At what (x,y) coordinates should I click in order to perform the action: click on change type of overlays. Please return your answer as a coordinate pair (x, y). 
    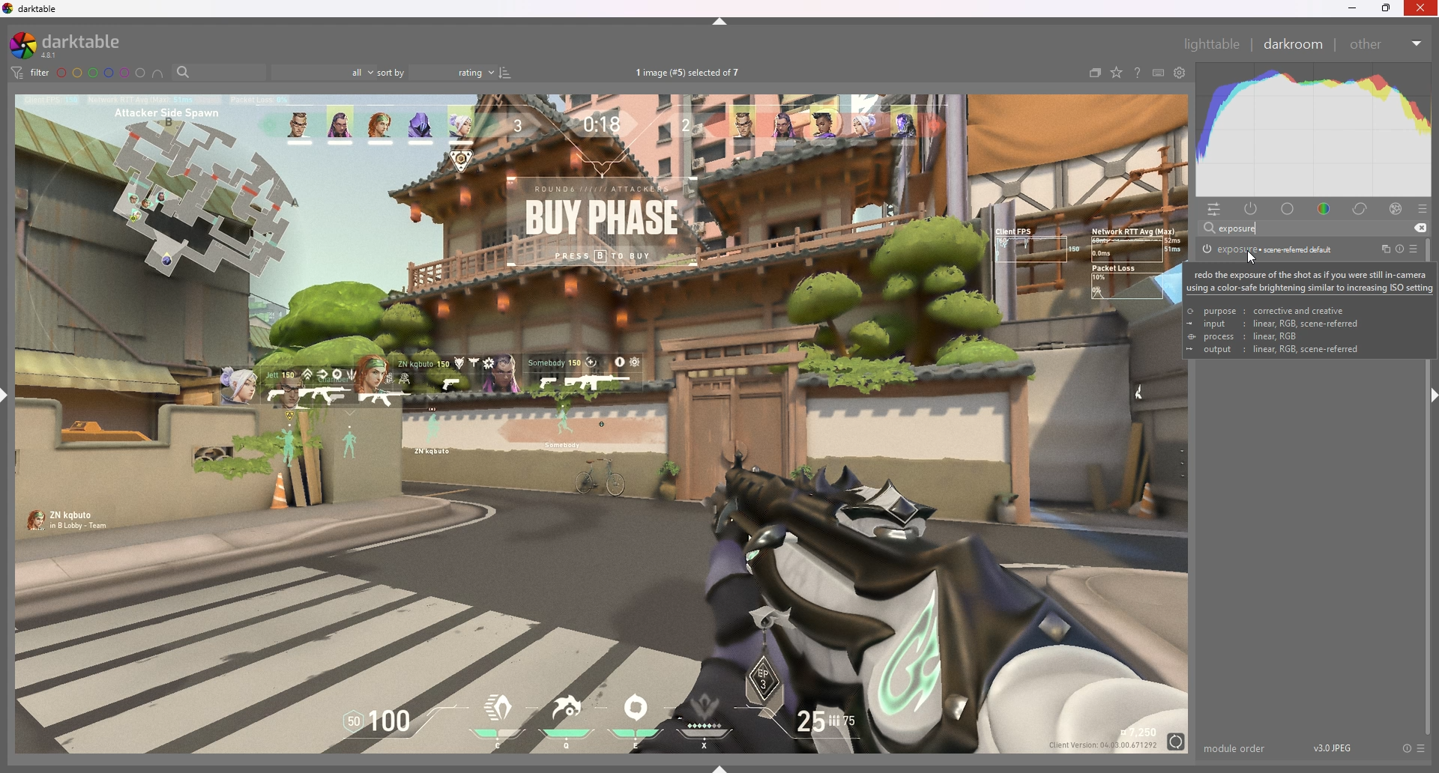
    Looking at the image, I should click on (1117, 73).